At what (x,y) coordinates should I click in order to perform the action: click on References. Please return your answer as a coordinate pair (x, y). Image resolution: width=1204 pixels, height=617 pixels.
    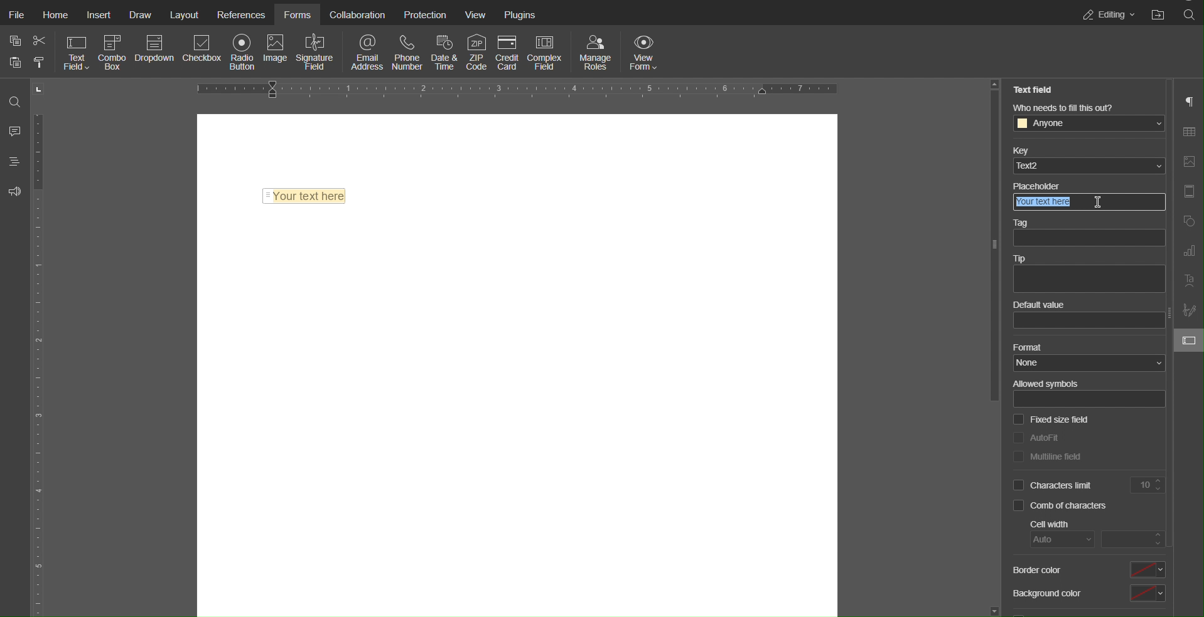
    Looking at the image, I should click on (240, 16).